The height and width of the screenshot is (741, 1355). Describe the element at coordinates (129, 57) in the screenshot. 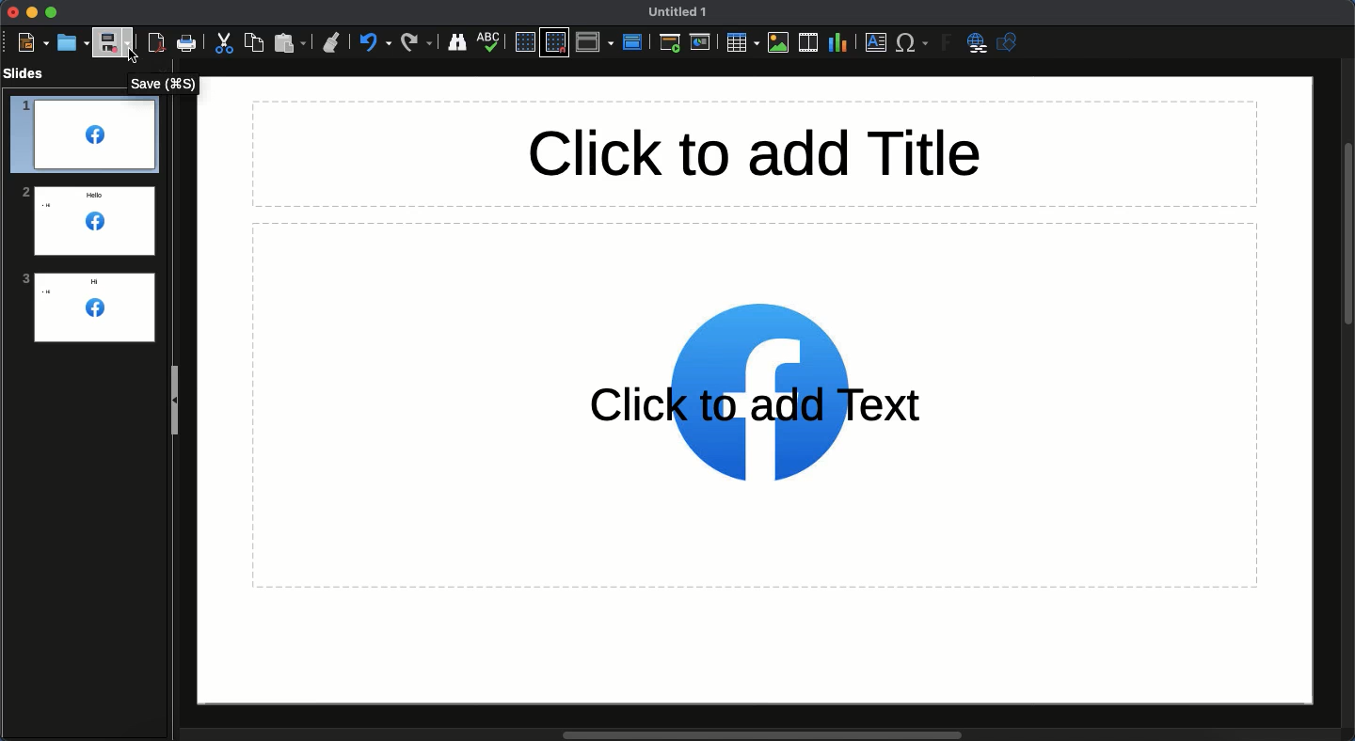

I see `cursor` at that location.